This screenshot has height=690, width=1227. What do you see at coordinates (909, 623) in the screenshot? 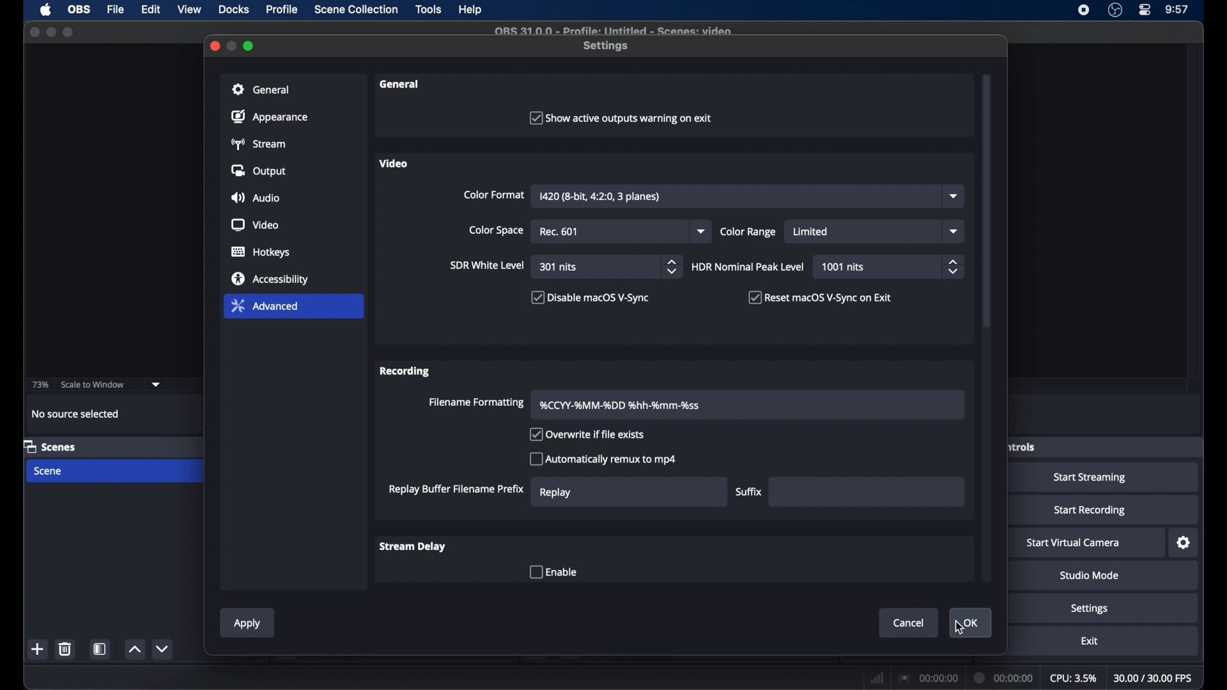
I see `cancel` at bounding box center [909, 623].